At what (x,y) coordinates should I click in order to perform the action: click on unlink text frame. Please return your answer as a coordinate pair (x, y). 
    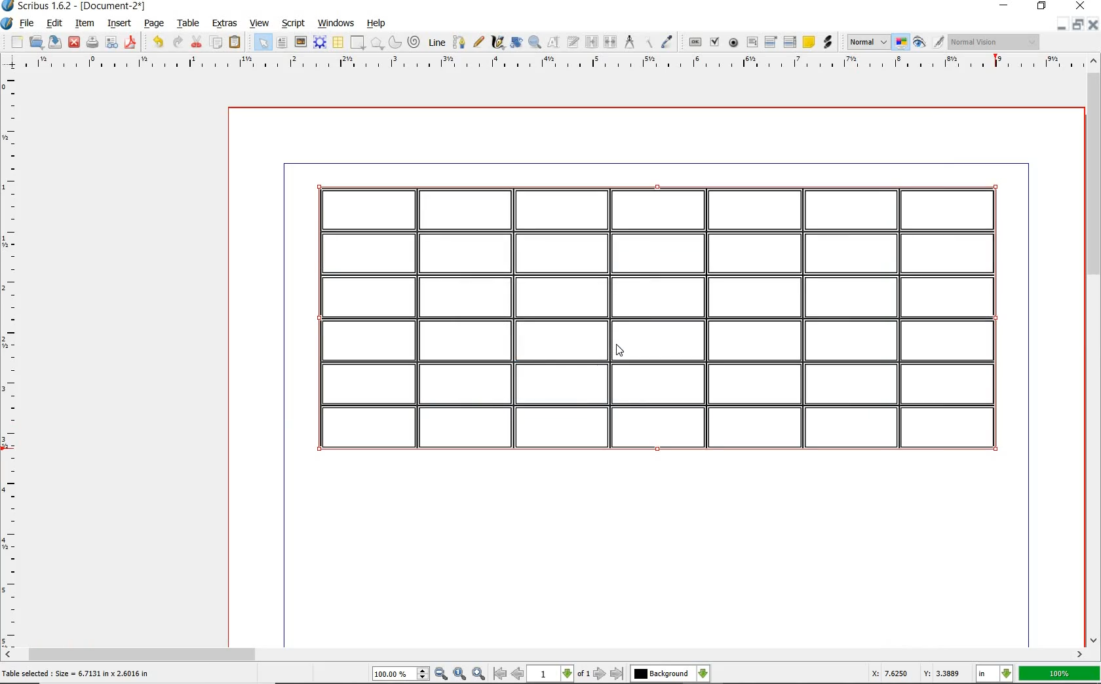
    Looking at the image, I should click on (608, 43).